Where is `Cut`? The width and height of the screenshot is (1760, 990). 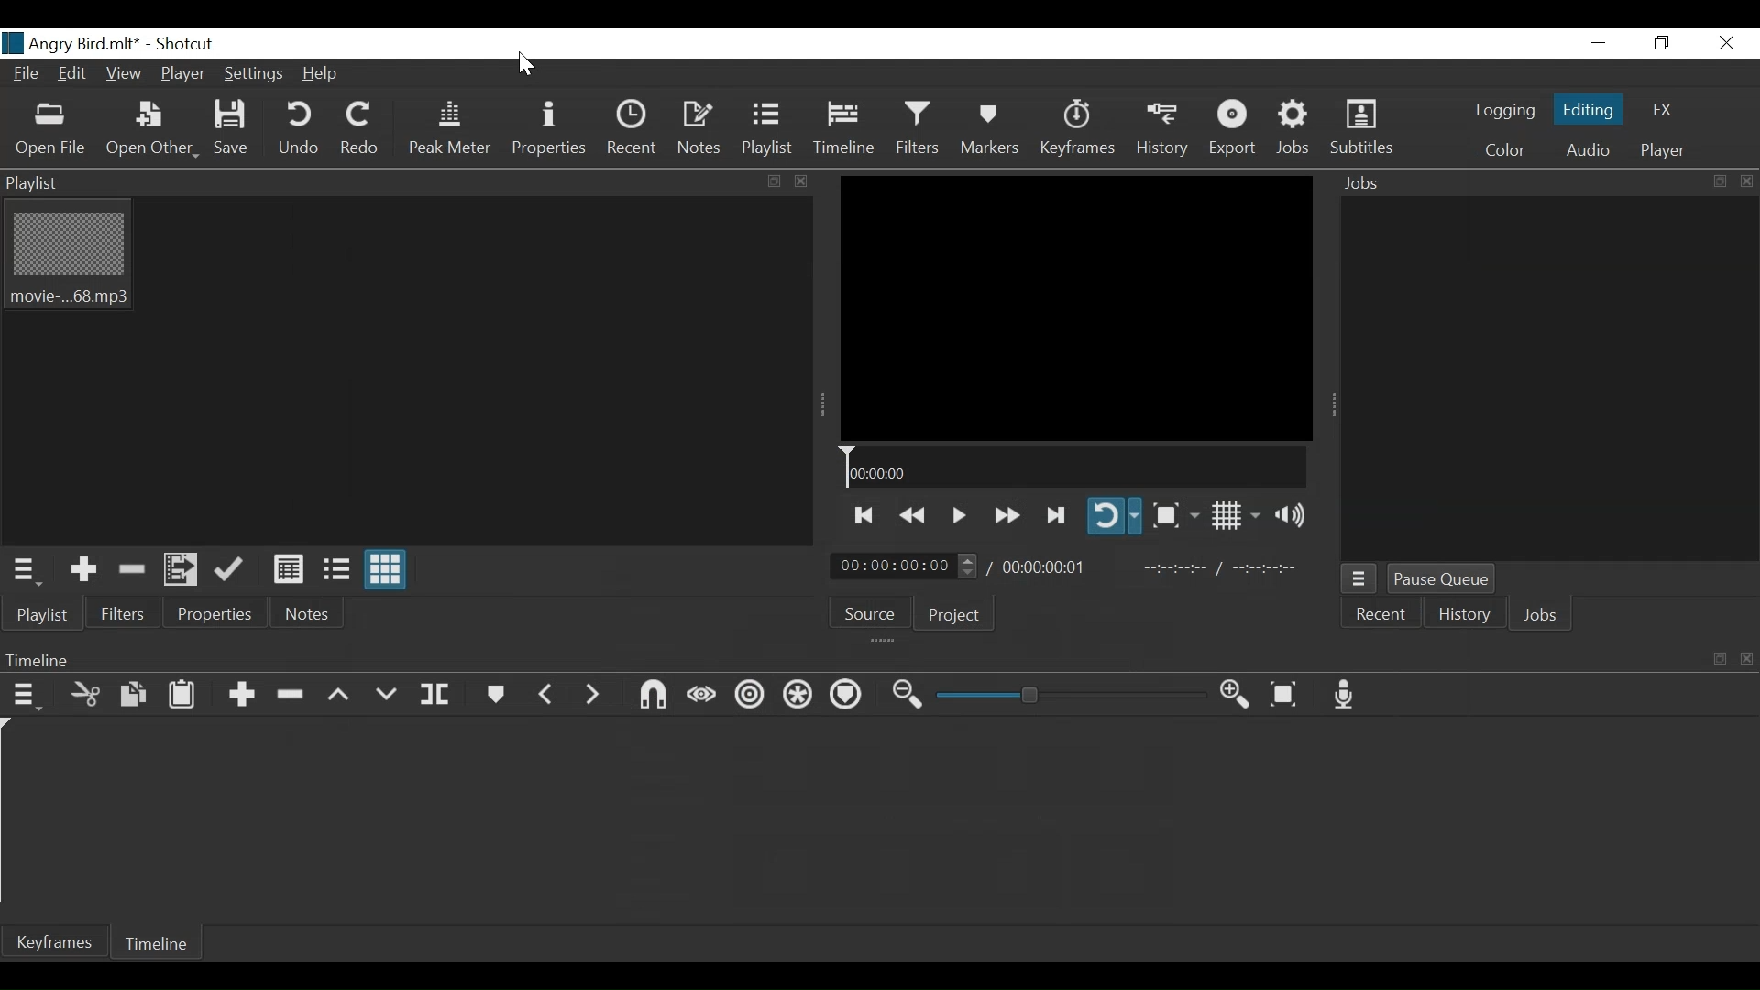 Cut is located at coordinates (82, 693).